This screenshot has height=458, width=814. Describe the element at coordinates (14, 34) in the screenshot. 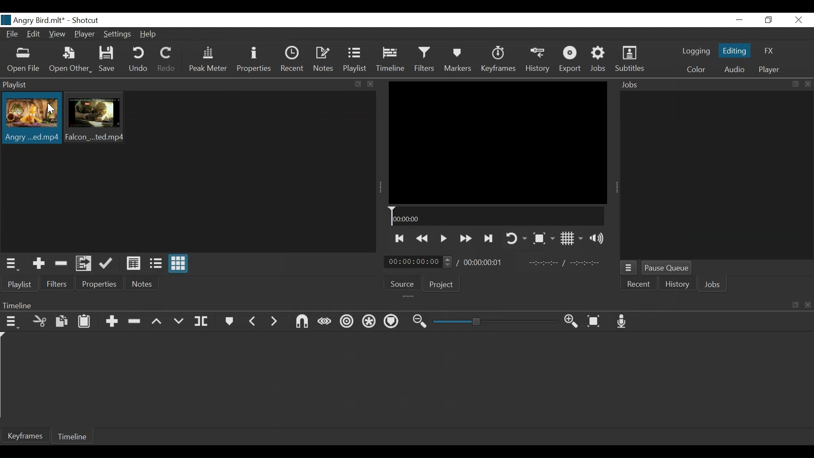

I see `File` at that location.